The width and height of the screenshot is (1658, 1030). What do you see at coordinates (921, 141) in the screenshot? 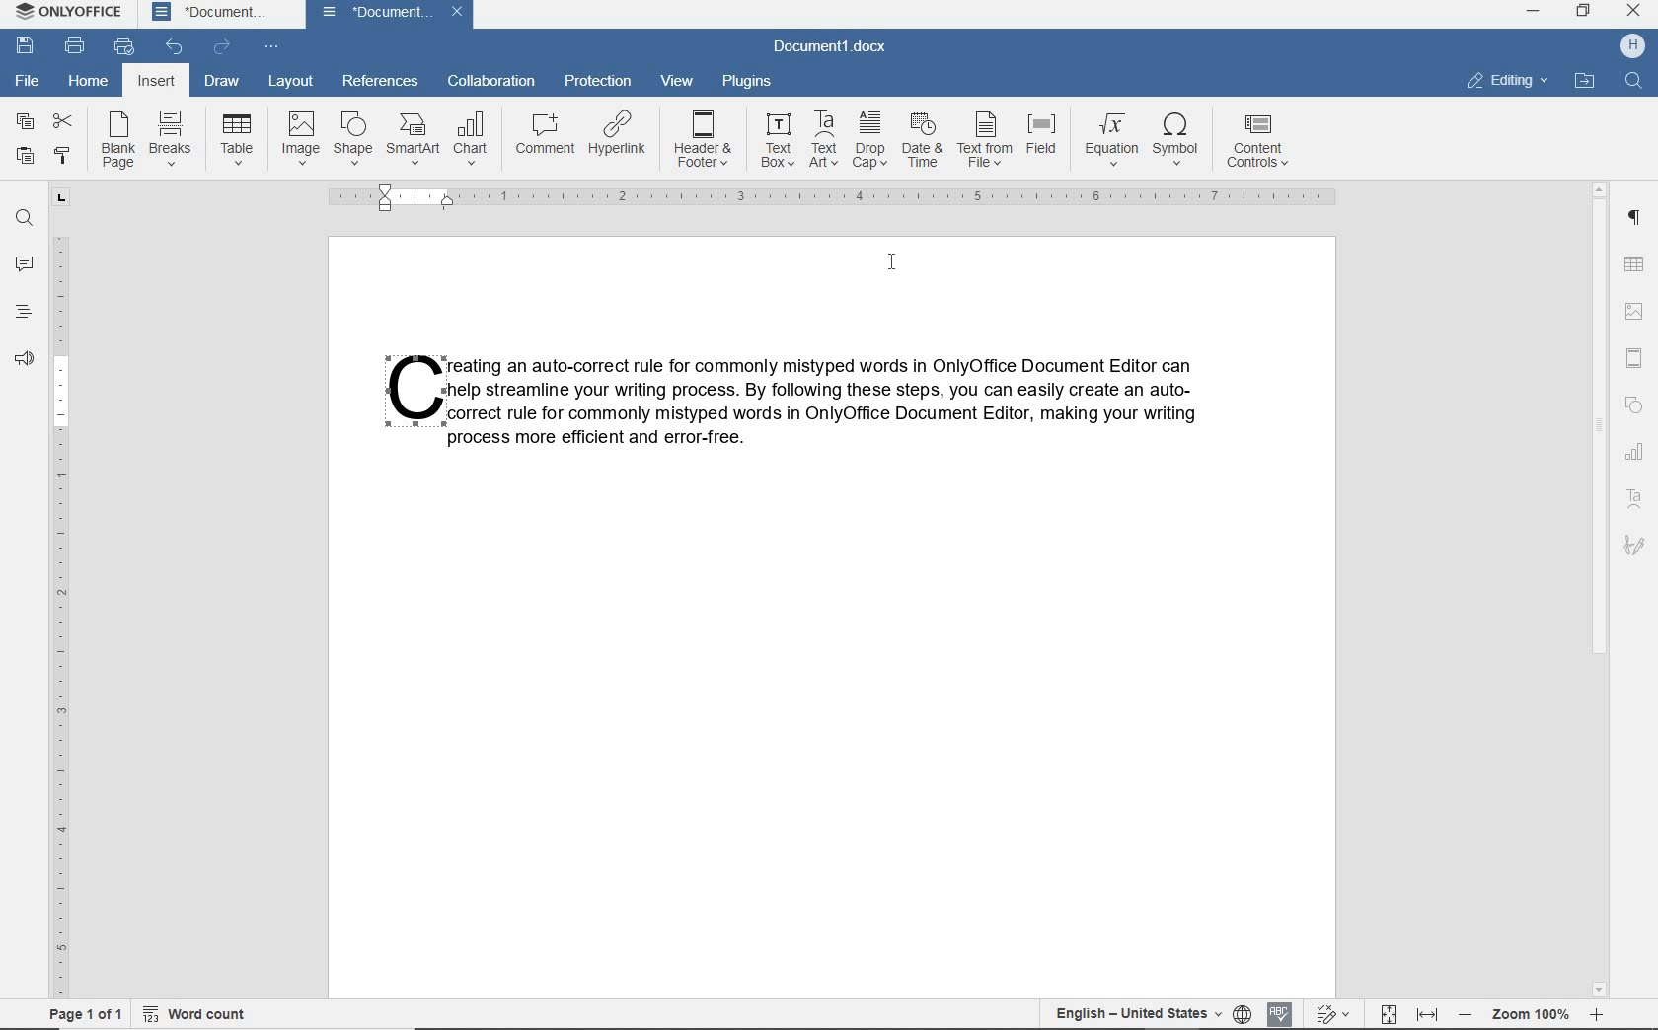
I see `date & time` at bounding box center [921, 141].